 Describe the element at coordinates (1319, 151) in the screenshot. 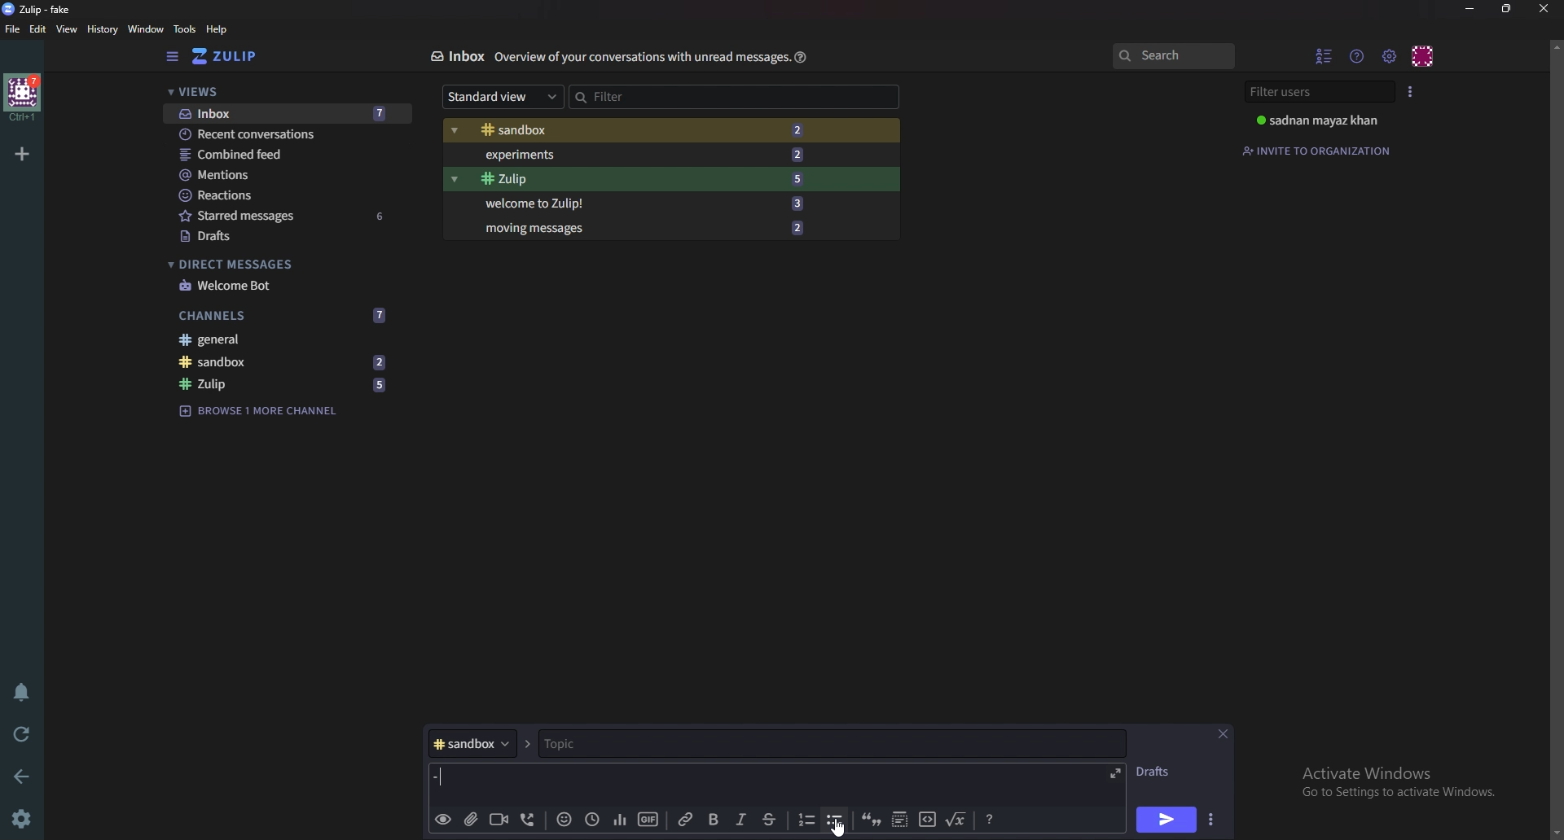

I see `Invite to organization` at that location.